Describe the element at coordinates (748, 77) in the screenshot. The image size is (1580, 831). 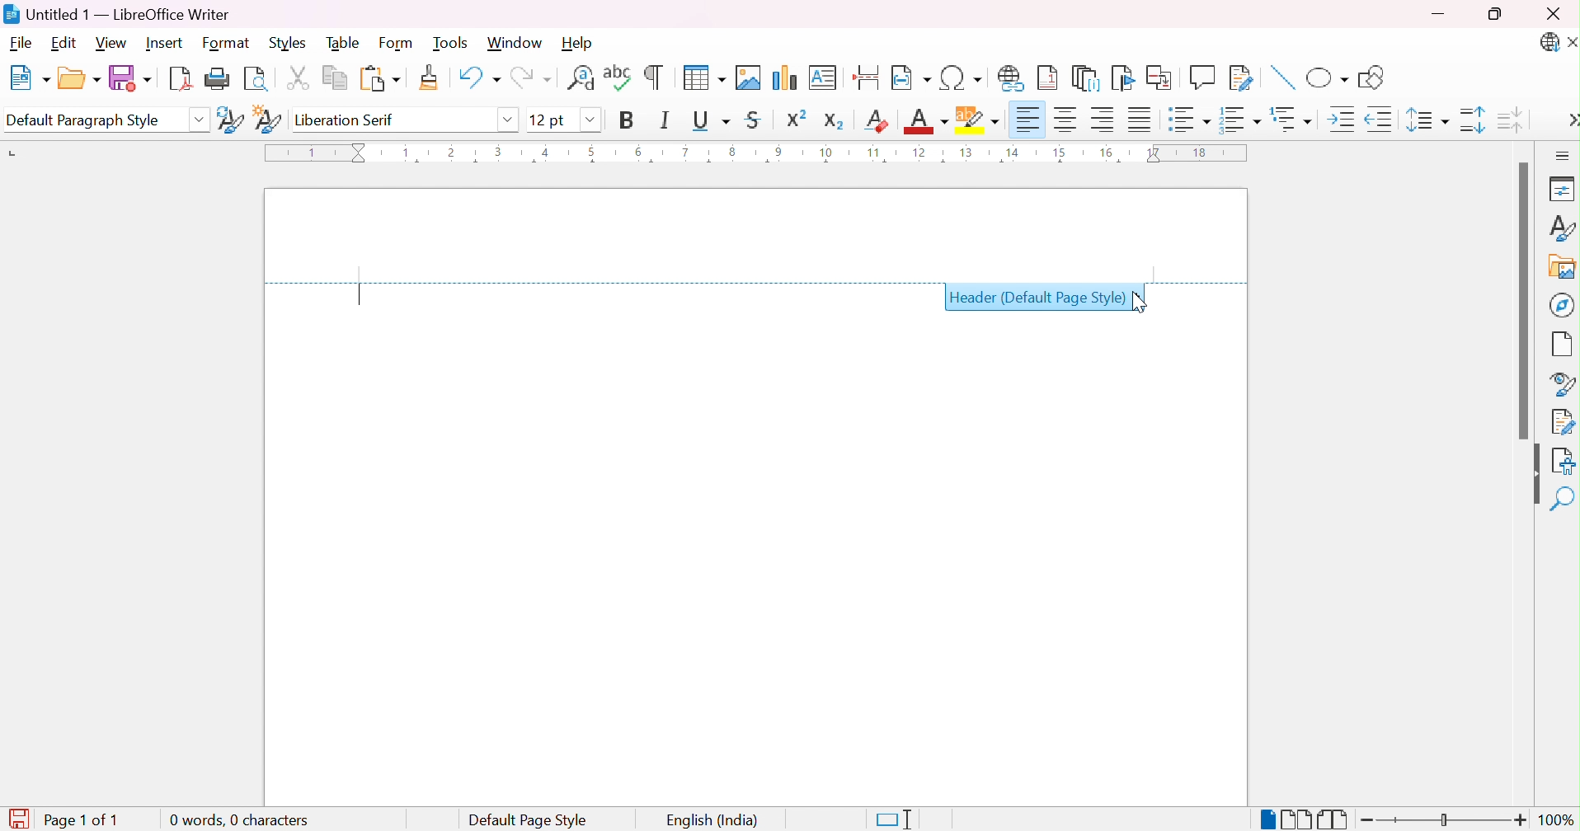
I see `Insert image` at that location.